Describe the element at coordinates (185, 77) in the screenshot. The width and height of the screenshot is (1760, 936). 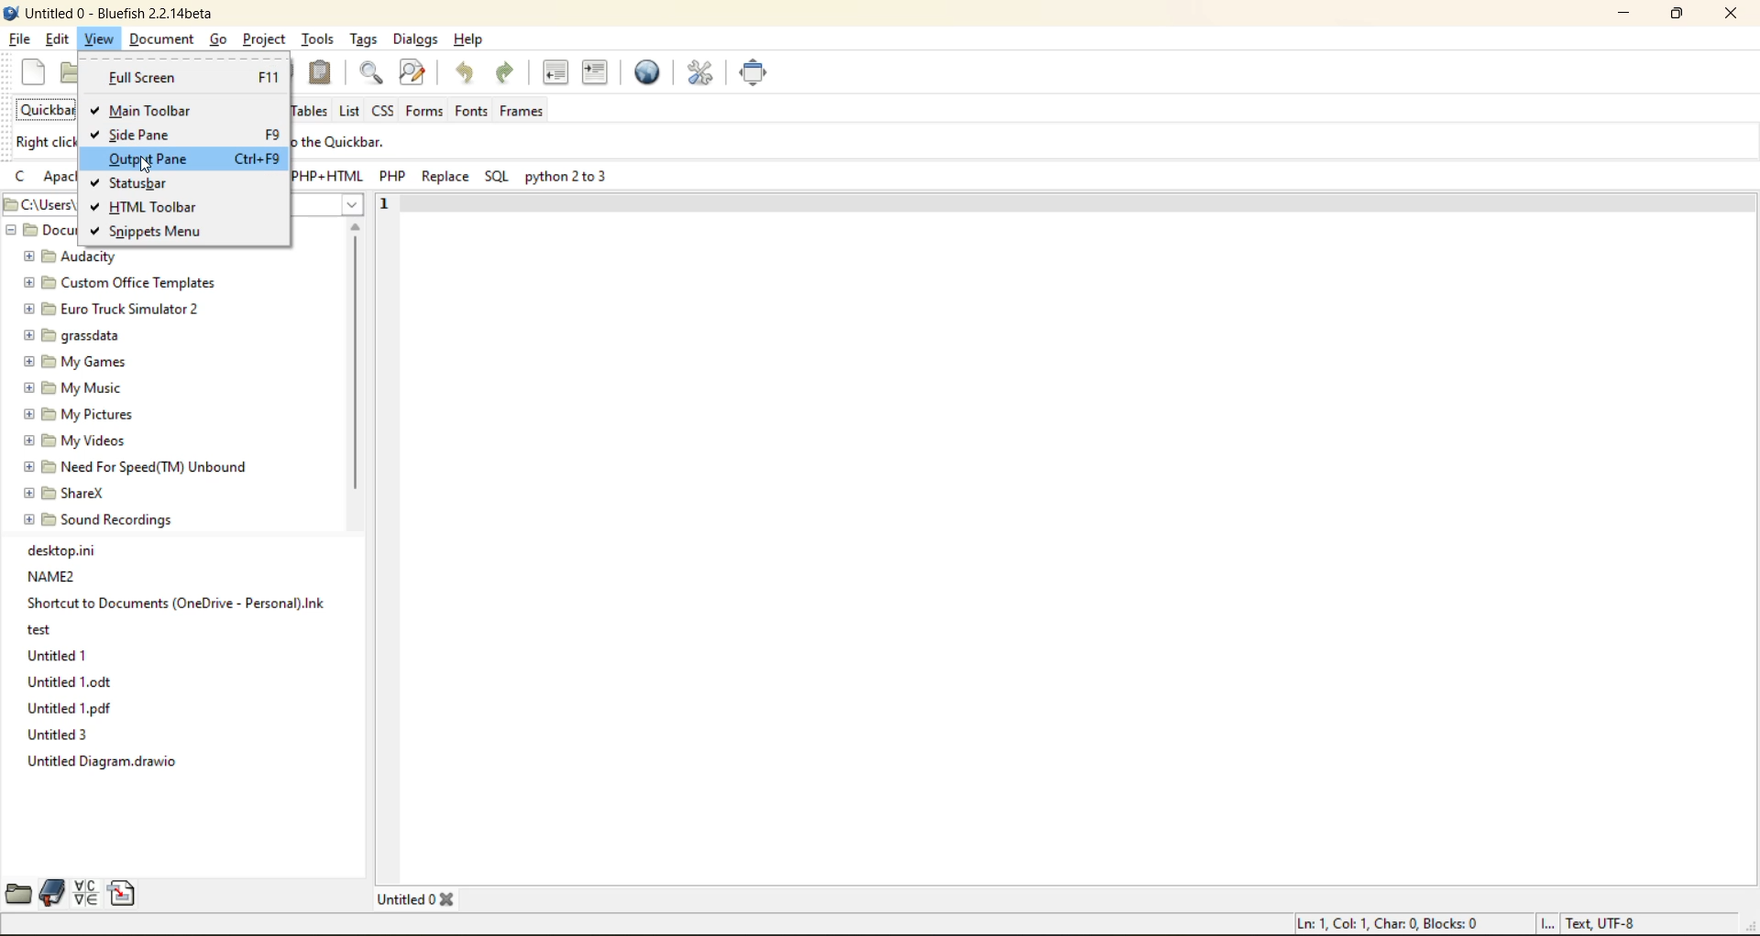
I see `full screen` at that location.